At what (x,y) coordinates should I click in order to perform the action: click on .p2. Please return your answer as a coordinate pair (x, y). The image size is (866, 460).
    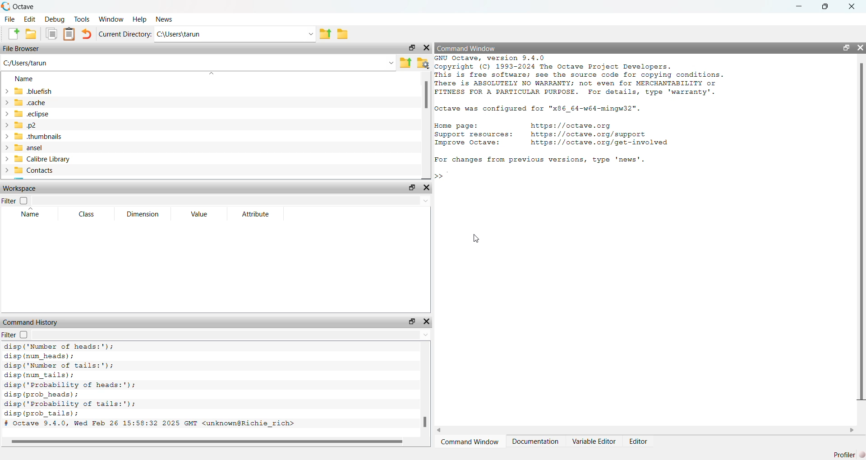
    Looking at the image, I should click on (25, 124).